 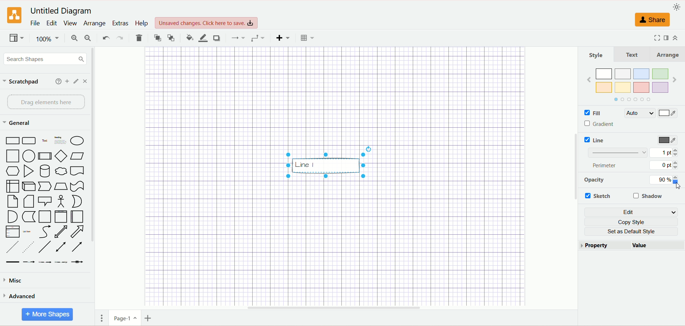 What do you see at coordinates (631, 231) in the screenshot?
I see `set as default style` at bounding box center [631, 231].